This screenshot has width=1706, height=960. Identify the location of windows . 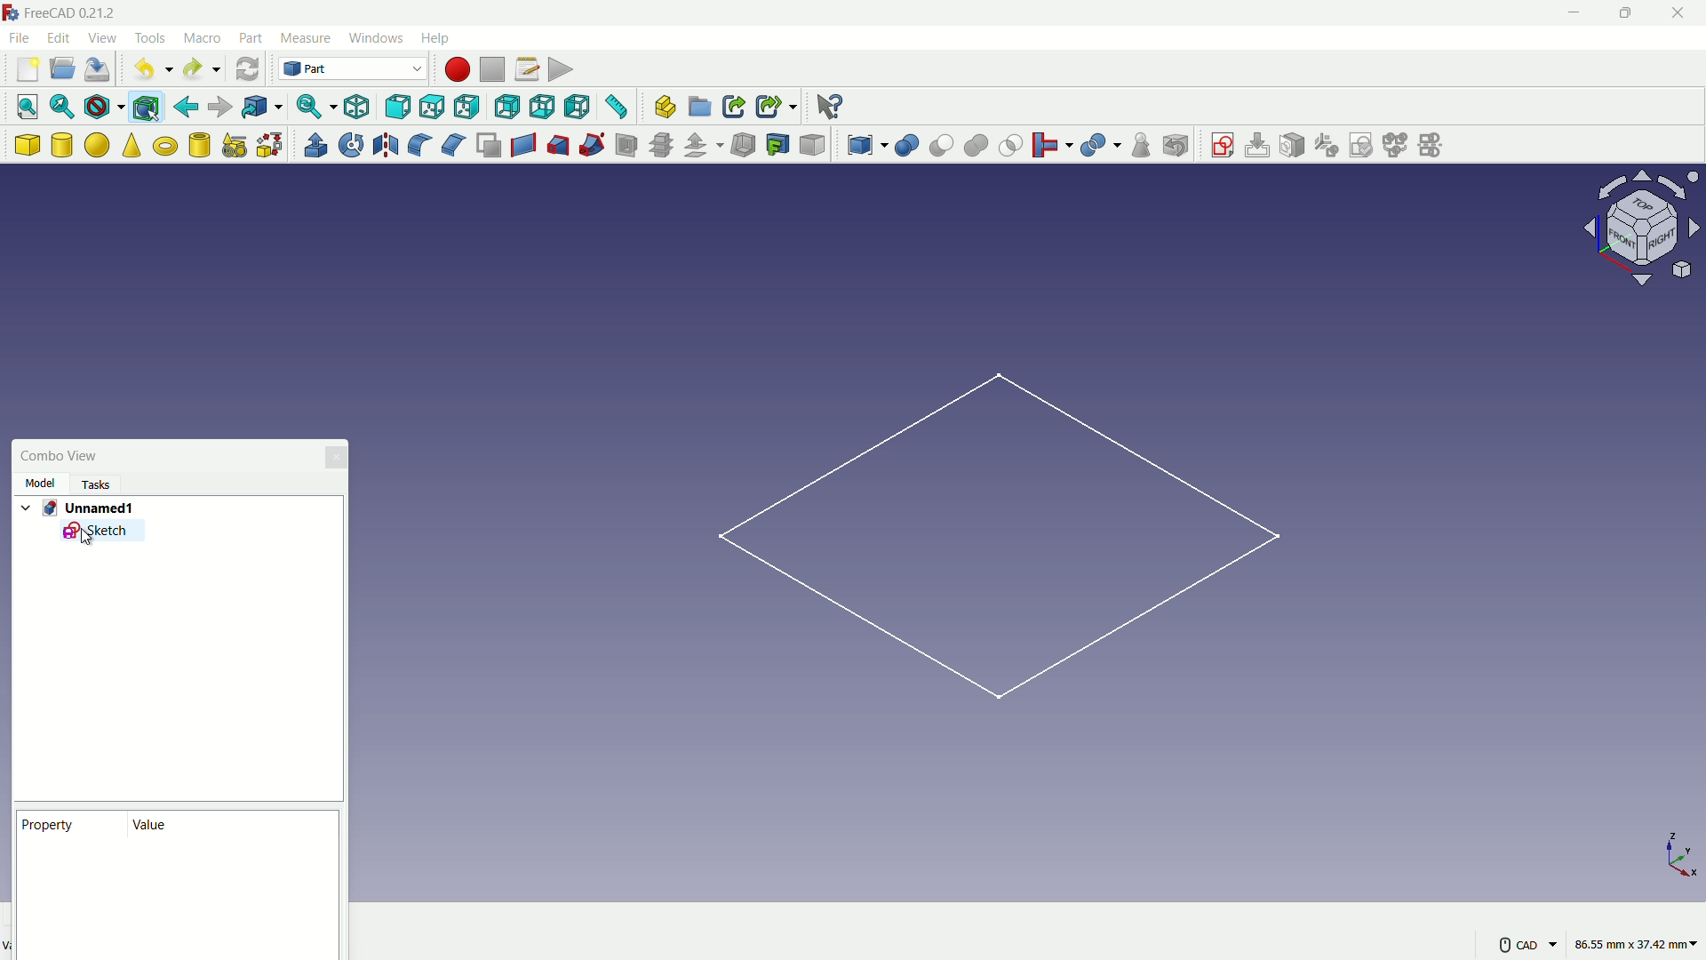
(378, 37).